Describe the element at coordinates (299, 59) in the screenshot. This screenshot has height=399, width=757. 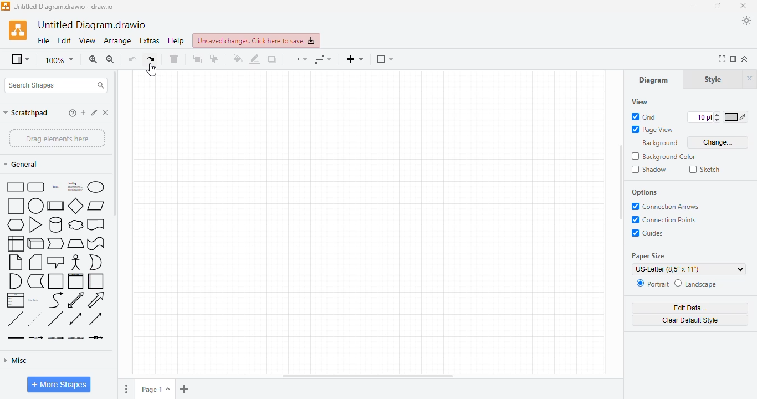
I see `connections` at that location.